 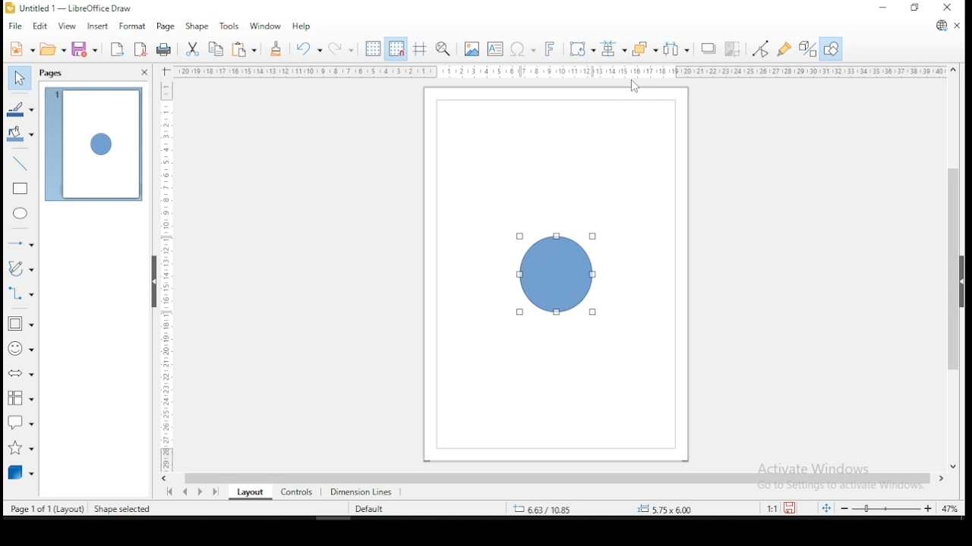 What do you see at coordinates (21, 472) in the screenshot?
I see `3D objects` at bounding box center [21, 472].